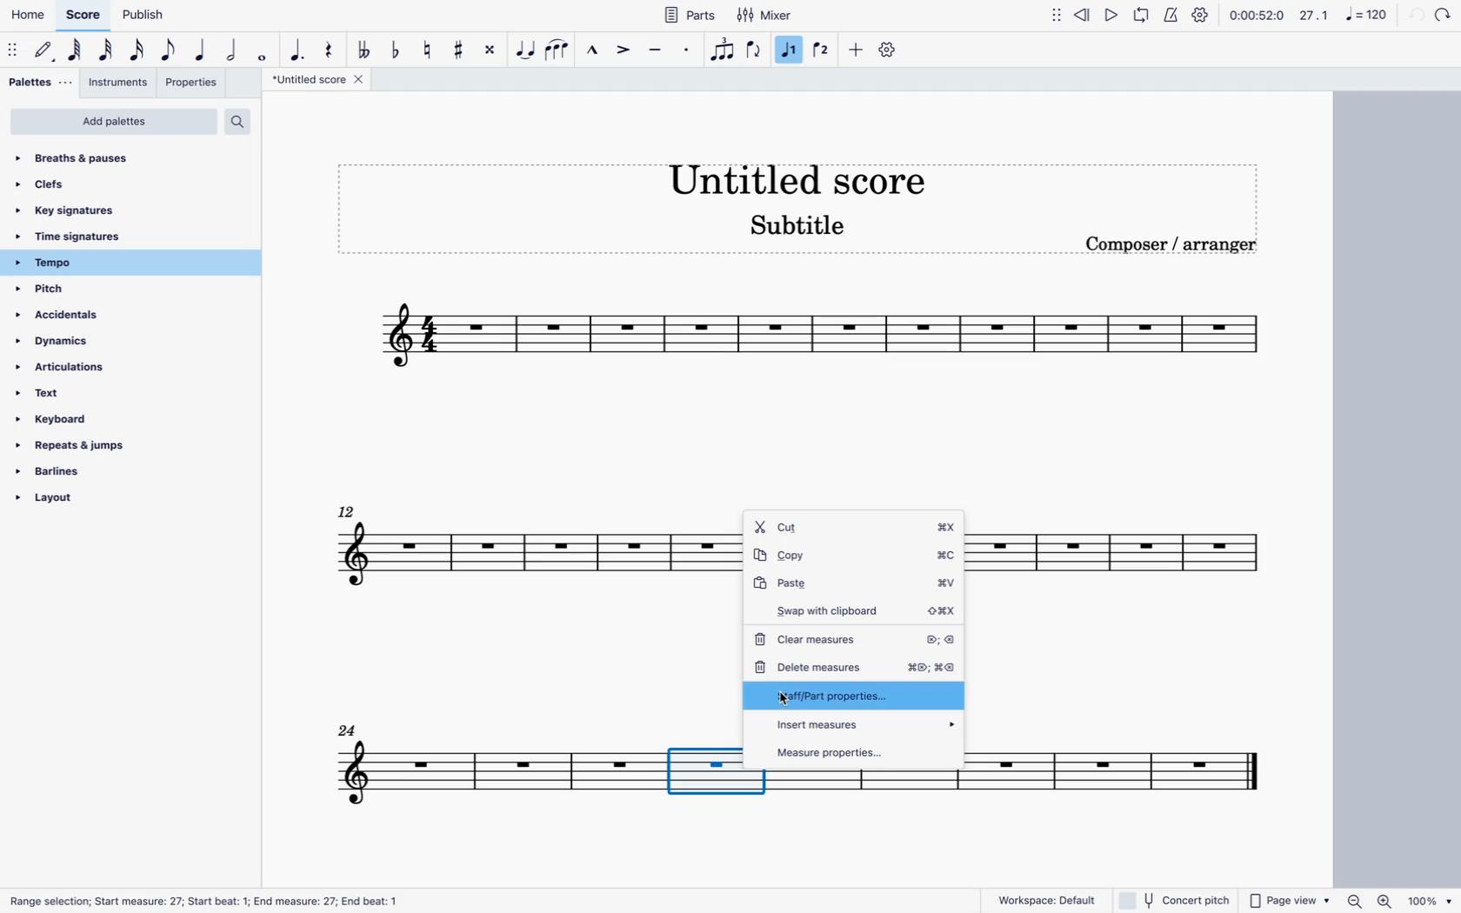 The width and height of the screenshot is (1461, 913). I want to click on toggle natural, so click(429, 50).